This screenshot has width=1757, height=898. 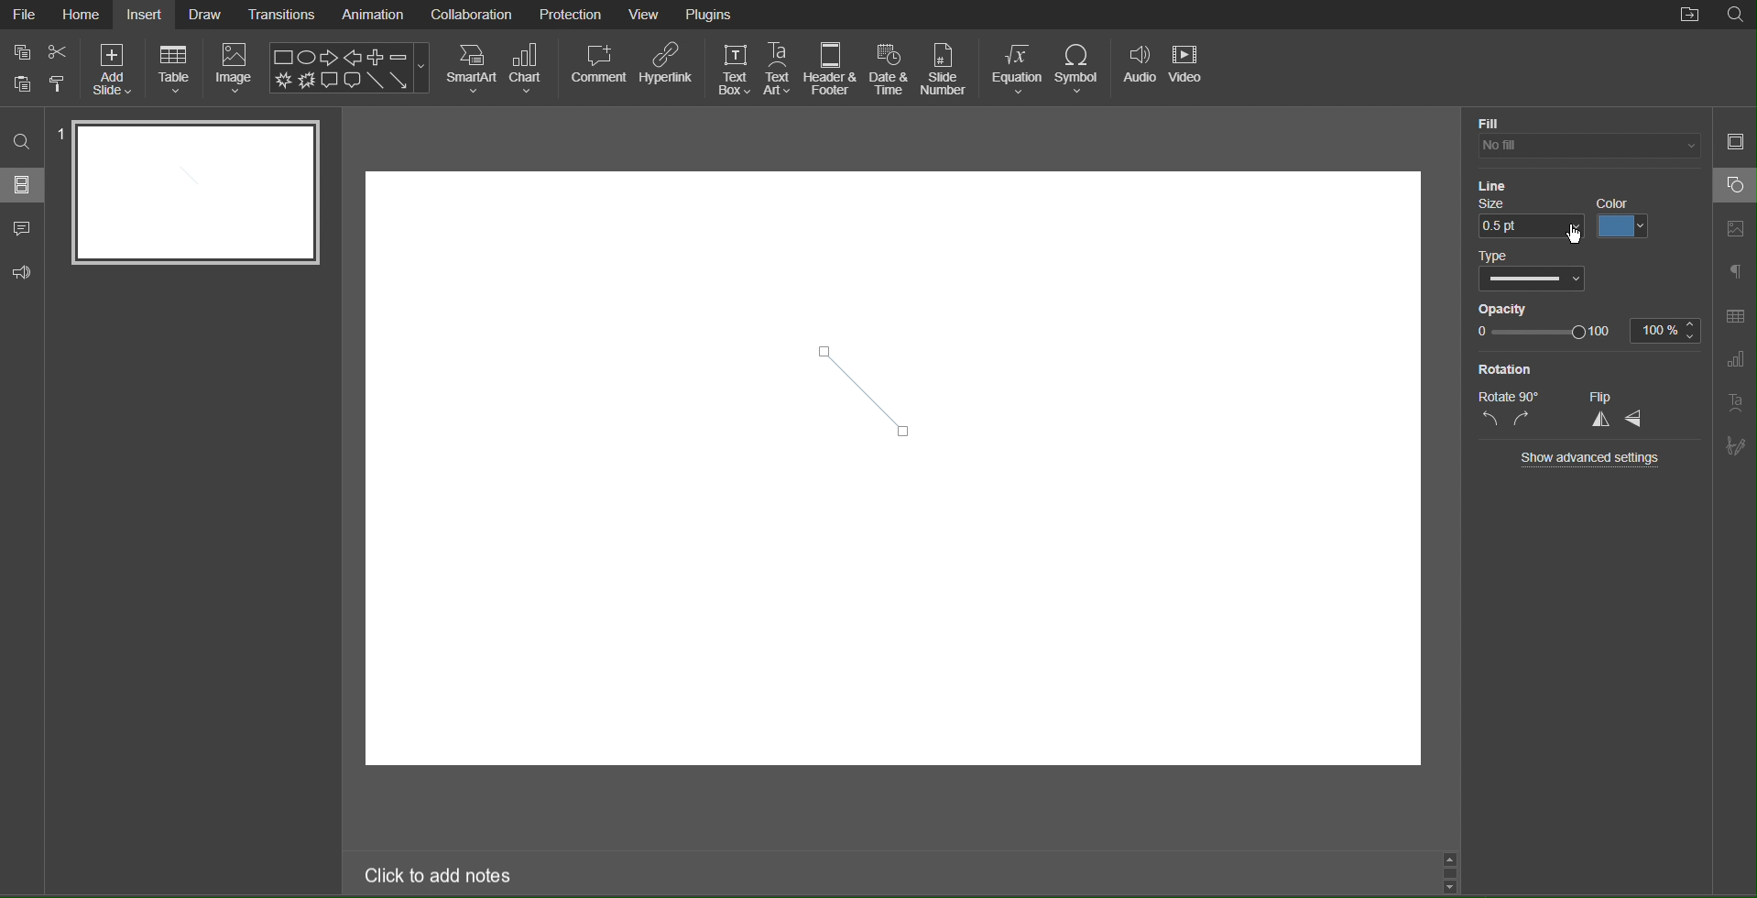 I want to click on Rotate CW, so click(x=1523, y=420).